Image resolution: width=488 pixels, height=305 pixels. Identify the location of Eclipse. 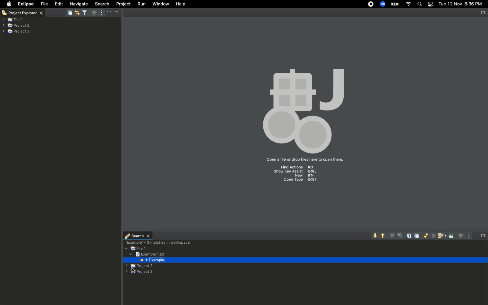
(25, 4).